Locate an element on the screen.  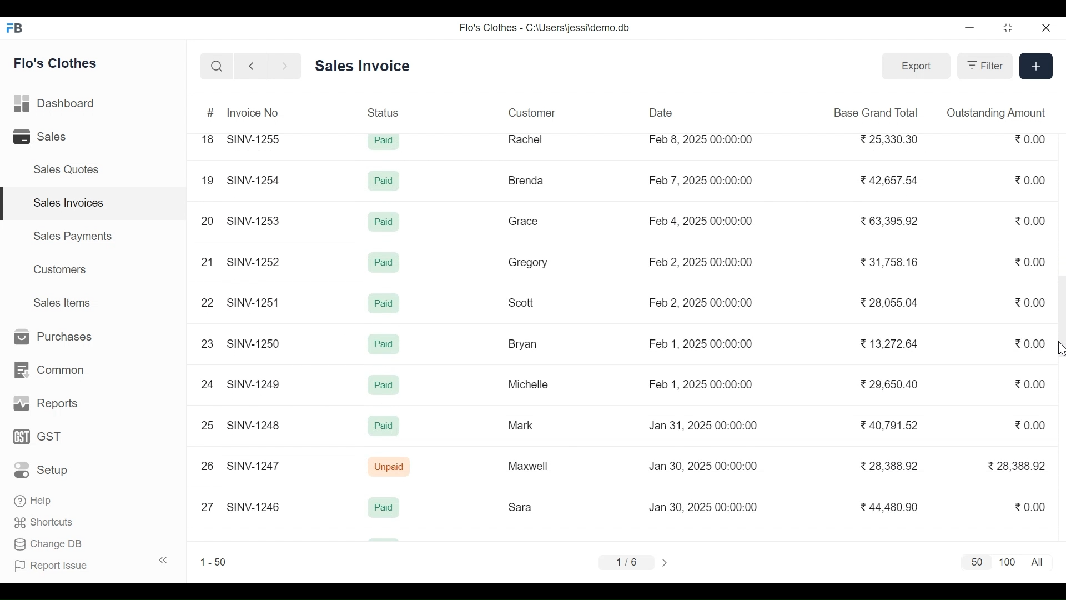
Paid is located at coordinates (385, 141).